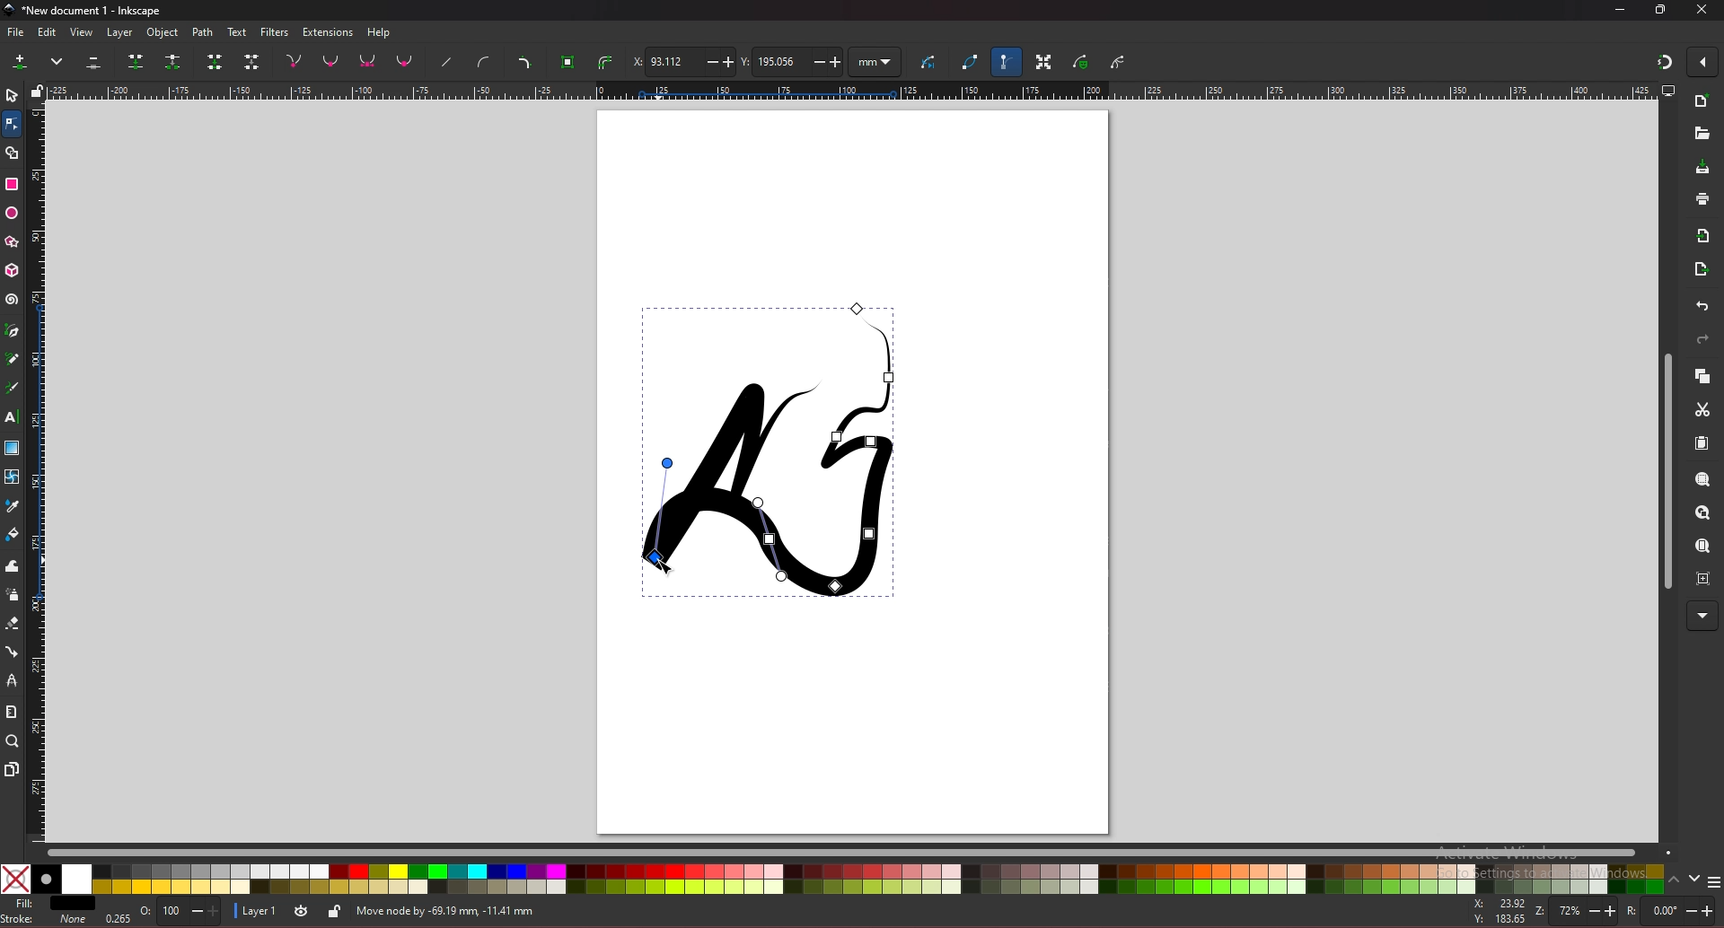 Image resolution: width=1724 pixels, height=928 pixels. Describe the element at coordinates (13, 302) in the screenshot. I see `spiral` at that location.